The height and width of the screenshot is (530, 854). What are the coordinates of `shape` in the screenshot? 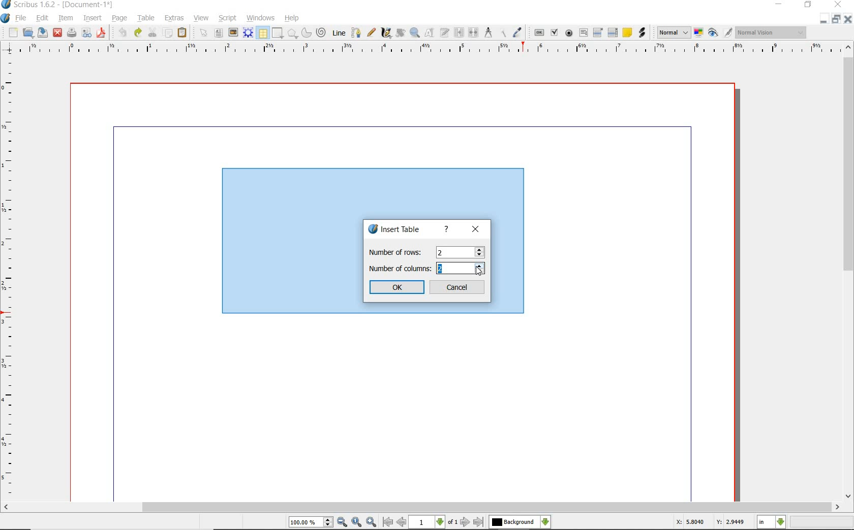 It's located at (277, 34).